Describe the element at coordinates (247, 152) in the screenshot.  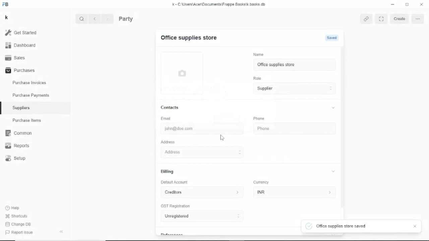
I see `Address` at that location.